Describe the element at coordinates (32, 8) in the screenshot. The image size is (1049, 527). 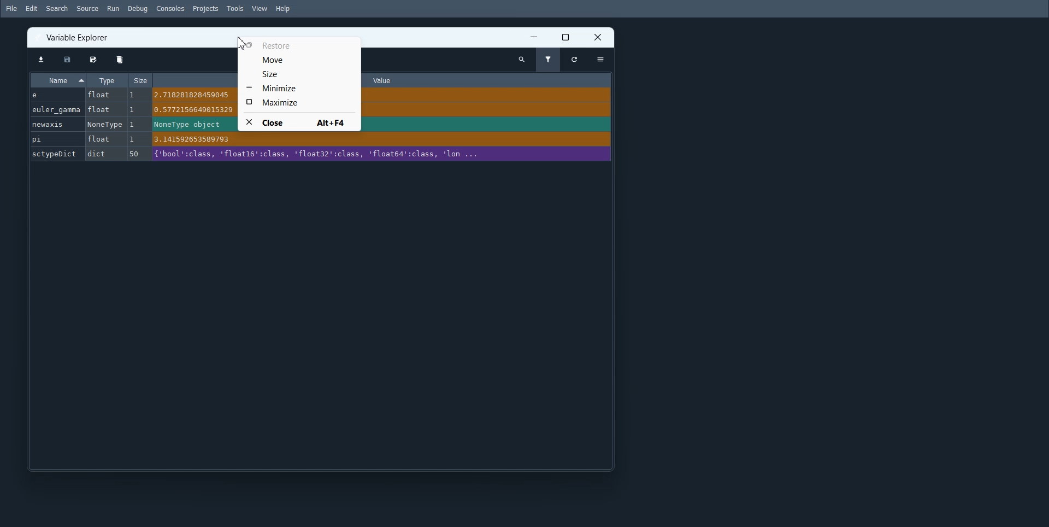
I see `Edit` at that location.